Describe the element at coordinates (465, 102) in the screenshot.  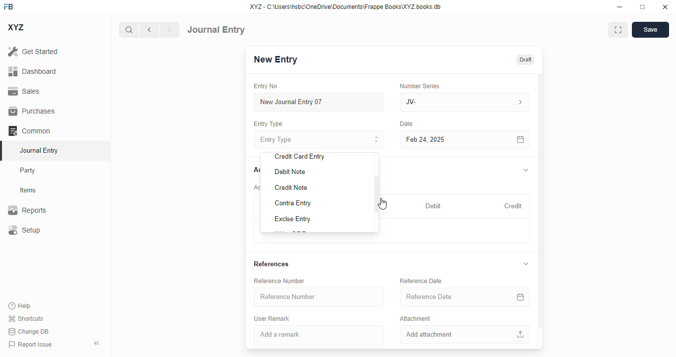
I see `JV-` at that location.